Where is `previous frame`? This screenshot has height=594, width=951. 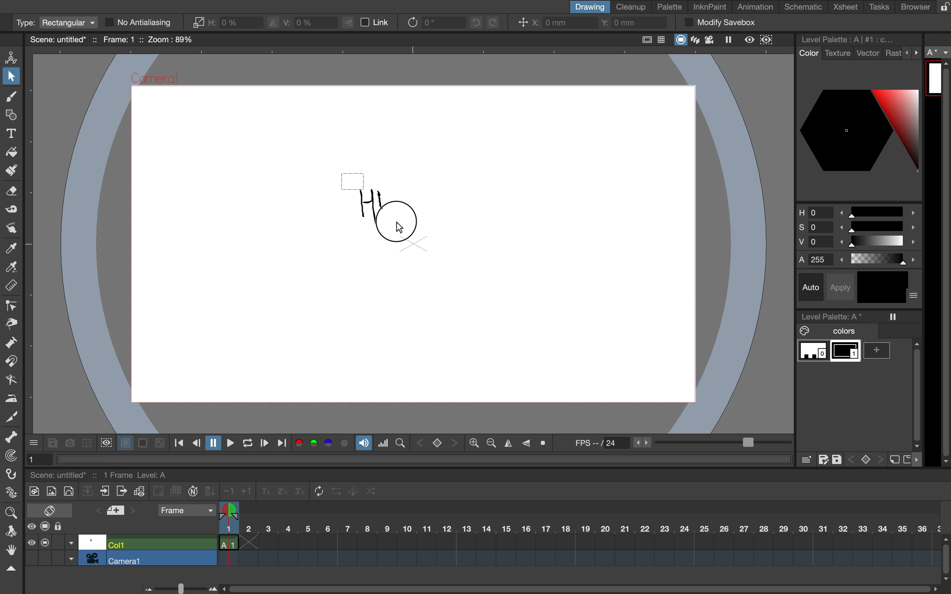
previous frame is located at coordinates (196, 444).